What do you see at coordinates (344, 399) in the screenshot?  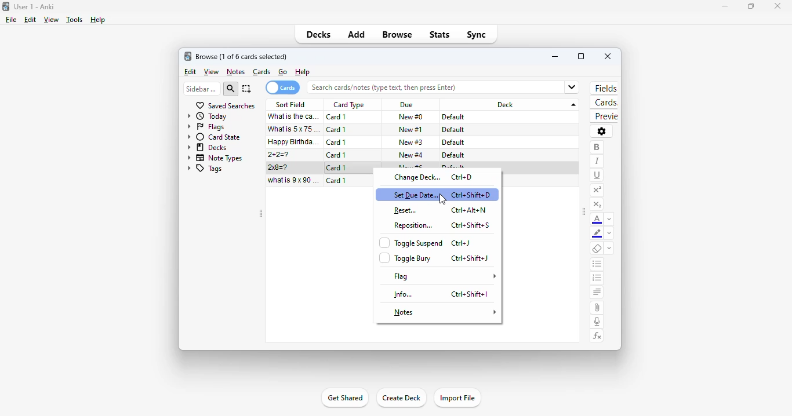 I see `get shared` at bounding box center [344, 399].